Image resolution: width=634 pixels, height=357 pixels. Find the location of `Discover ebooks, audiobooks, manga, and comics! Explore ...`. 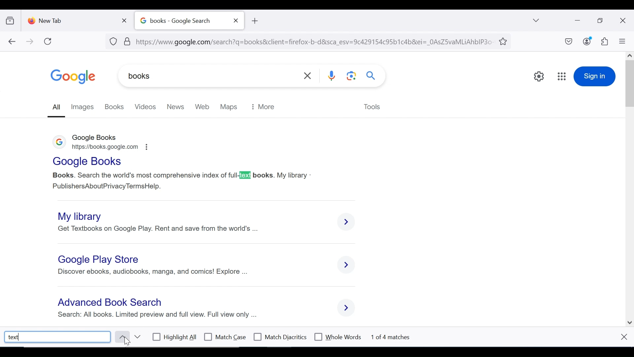

Discover ebooks, audiobooks, manga, and comics! Explore ... is located at coordinates (151, 272).